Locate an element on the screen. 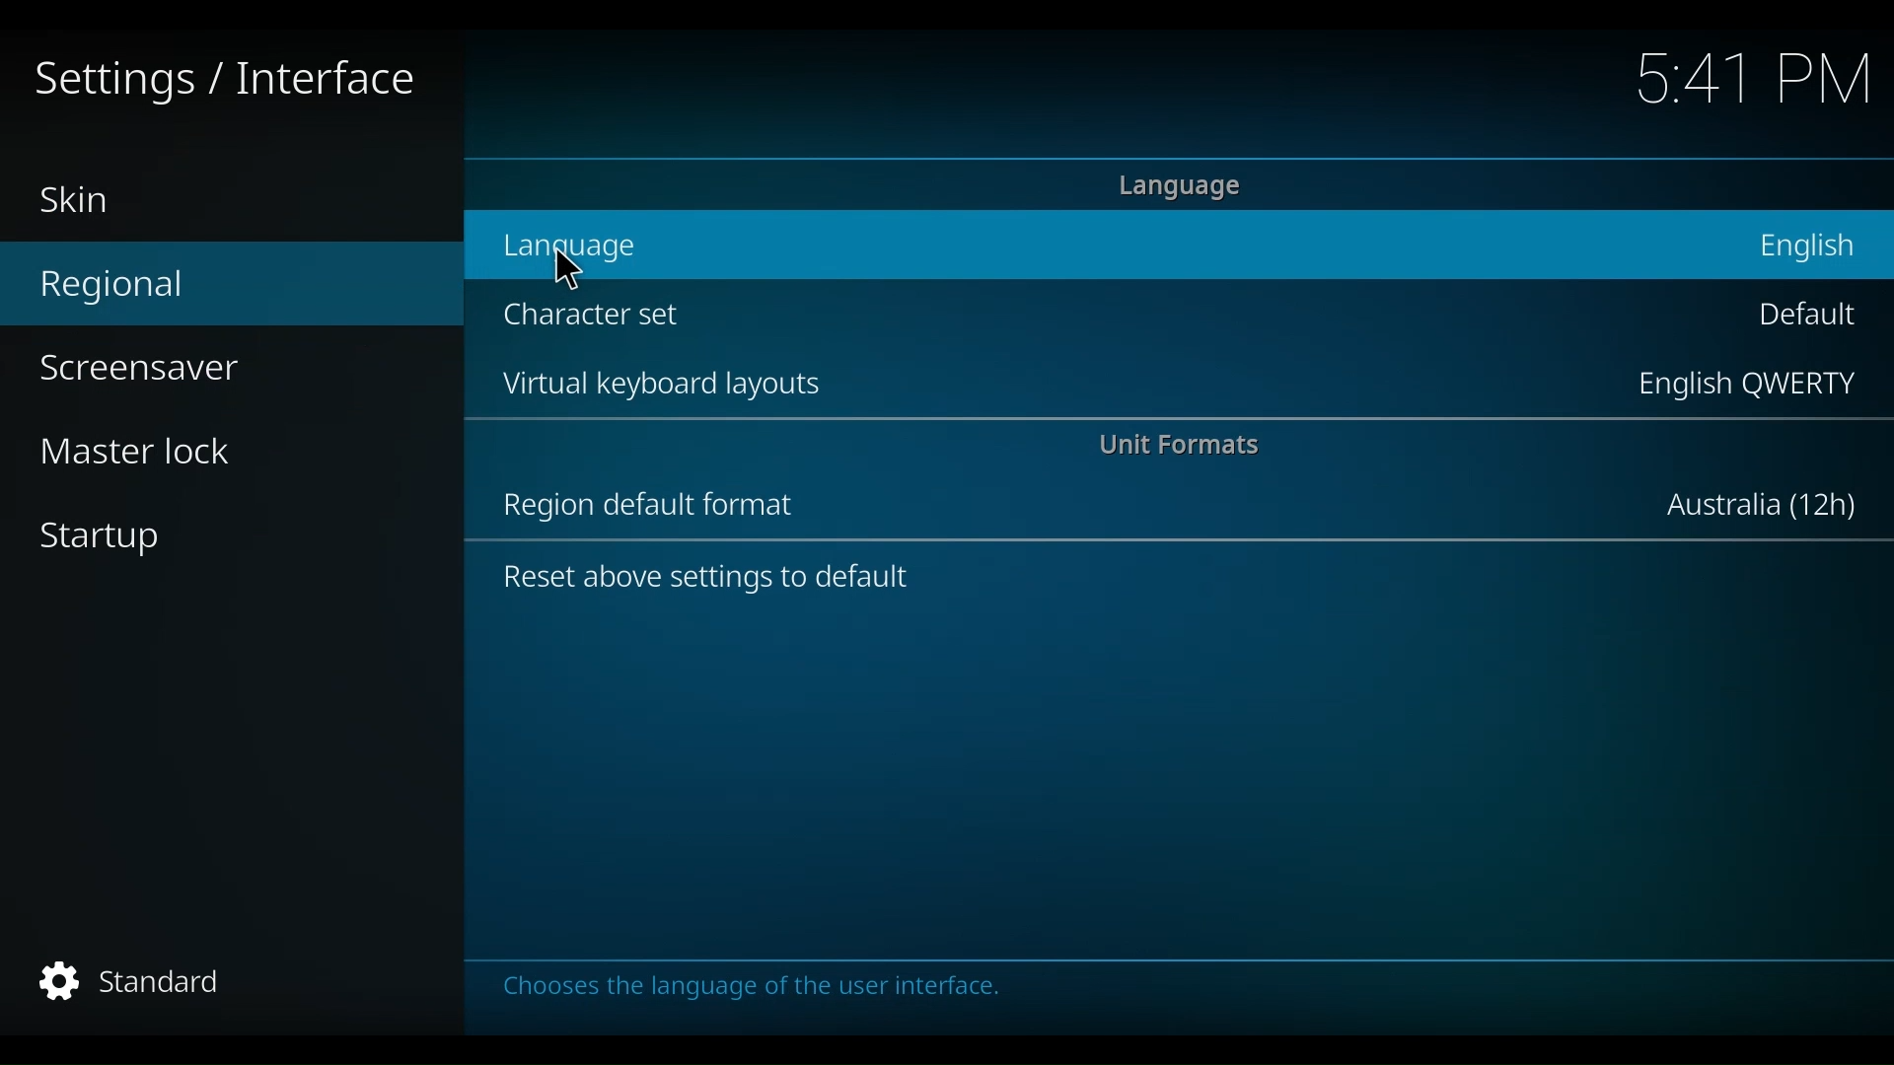  Virtual keyboard layouts English QWERTY is located at coordinates (1173, 387).